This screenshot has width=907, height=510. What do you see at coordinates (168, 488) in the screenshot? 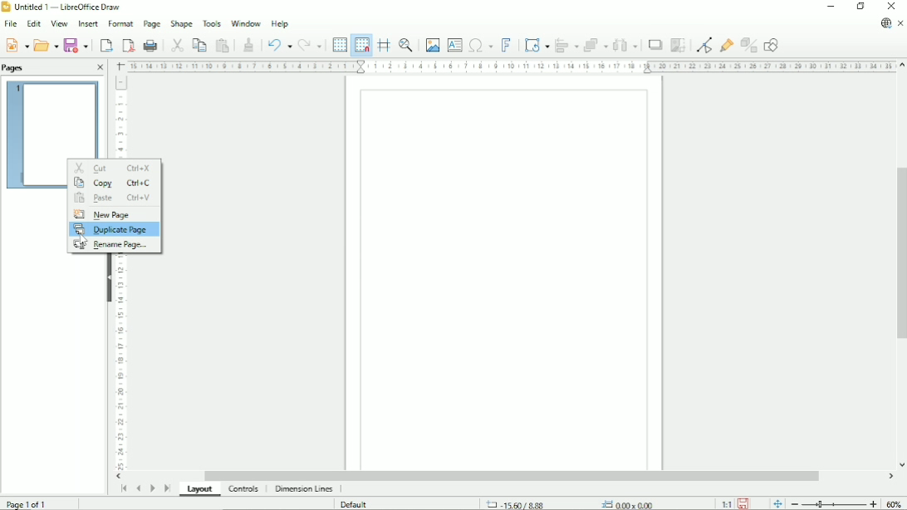
I see `Scroll to last page` at bounding box center [168, 488].